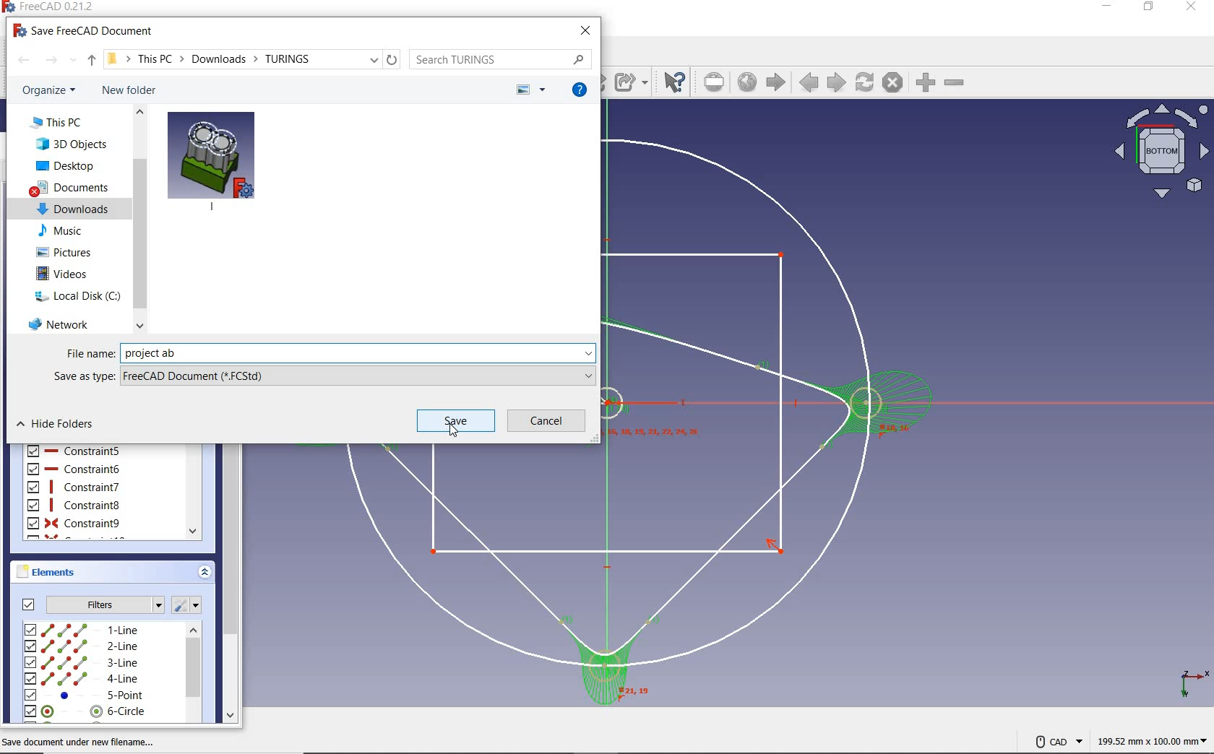  Describe the element at coordinates (71, 144) in the screenshot. I see `3D Objects` at that location.